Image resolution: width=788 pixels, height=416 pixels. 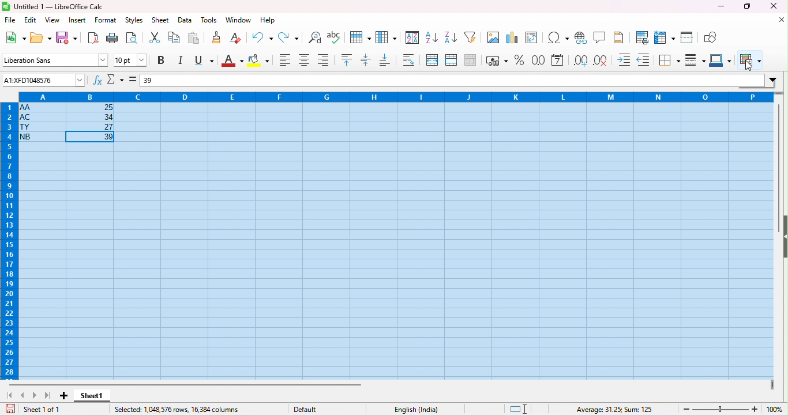 What do you see at coordinates (615, 410) in the screenshot?
I see `formula` at bounding box center [615, 410].